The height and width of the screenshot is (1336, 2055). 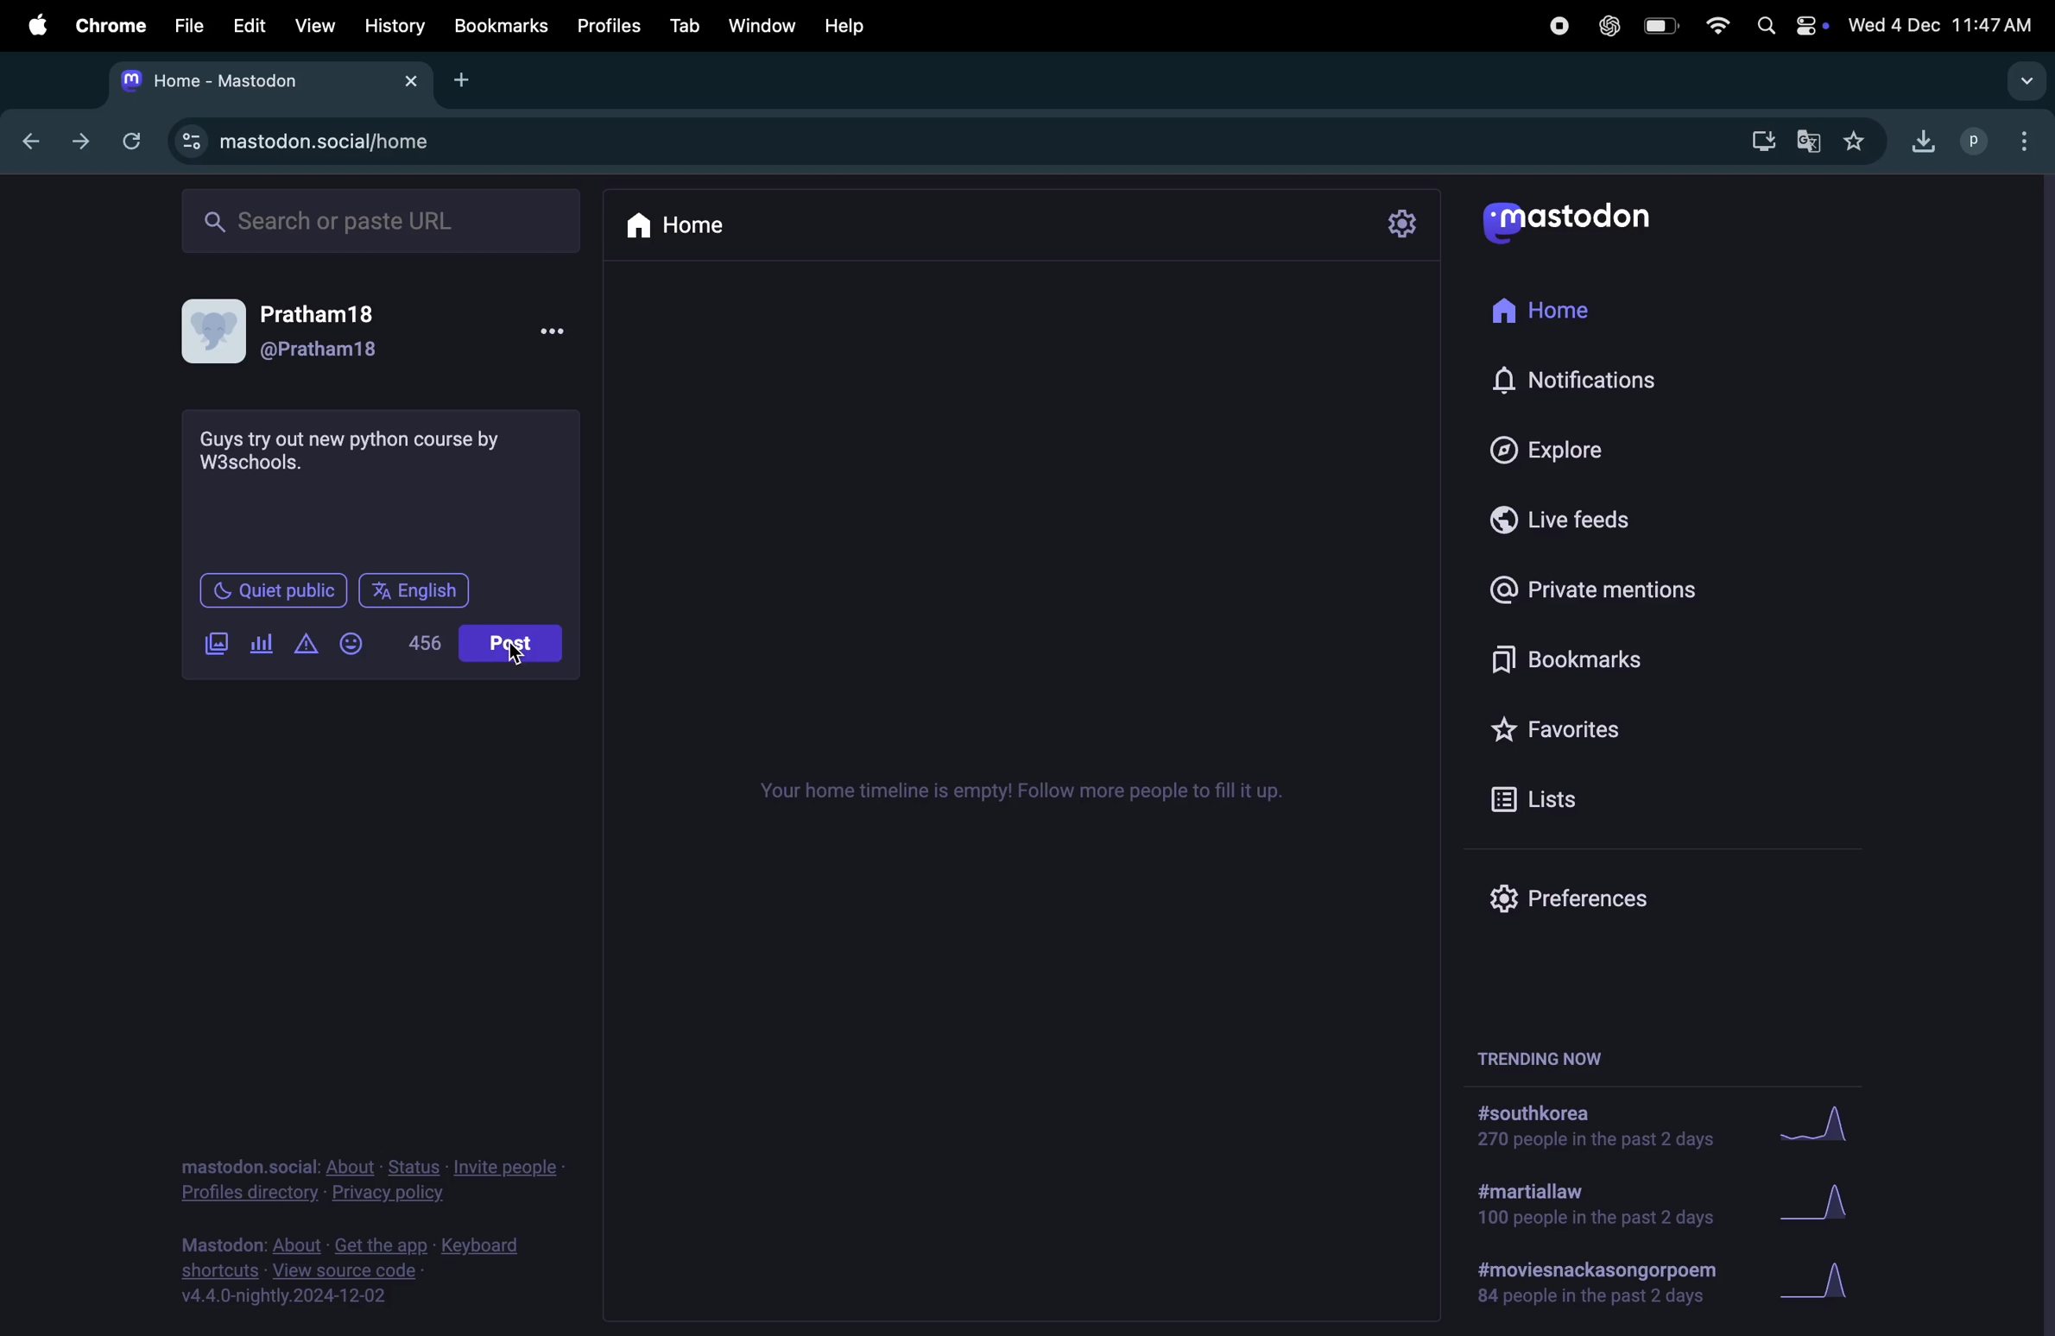 What do you see at coordinates (392, 28) in the screenshot?
I see `History` at bounding box center [392, 28].